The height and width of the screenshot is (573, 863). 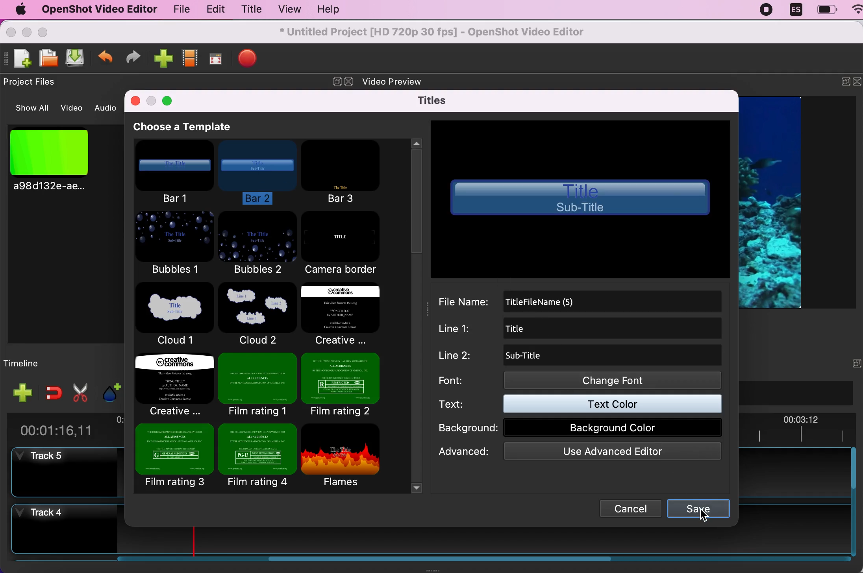 I want to click on cursor, so click(x=695, y=516).